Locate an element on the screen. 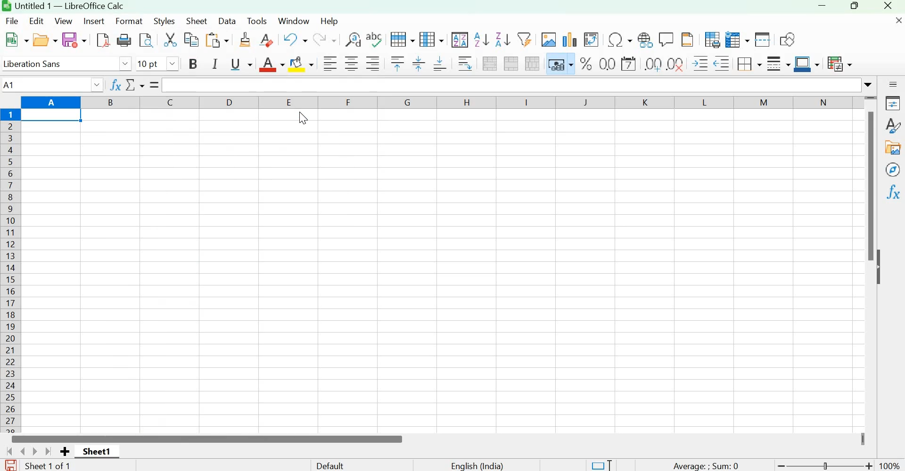 The height and width of the screenshot is (471, 905). English(India) is located at coordinates (477, 465).